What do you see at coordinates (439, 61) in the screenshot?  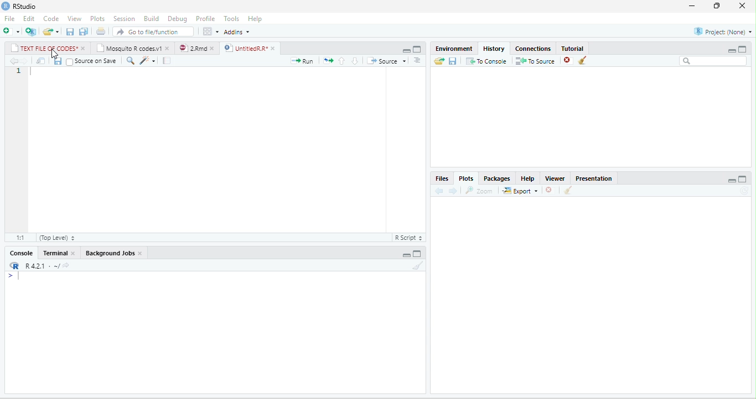 I see `open folder` at bounding box center [439, 61].